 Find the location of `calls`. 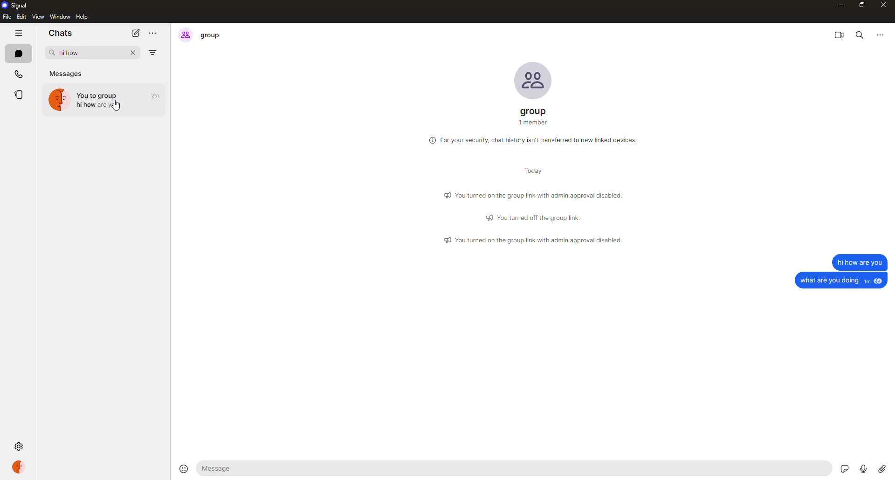

calls is located at coordinates (18, 73).